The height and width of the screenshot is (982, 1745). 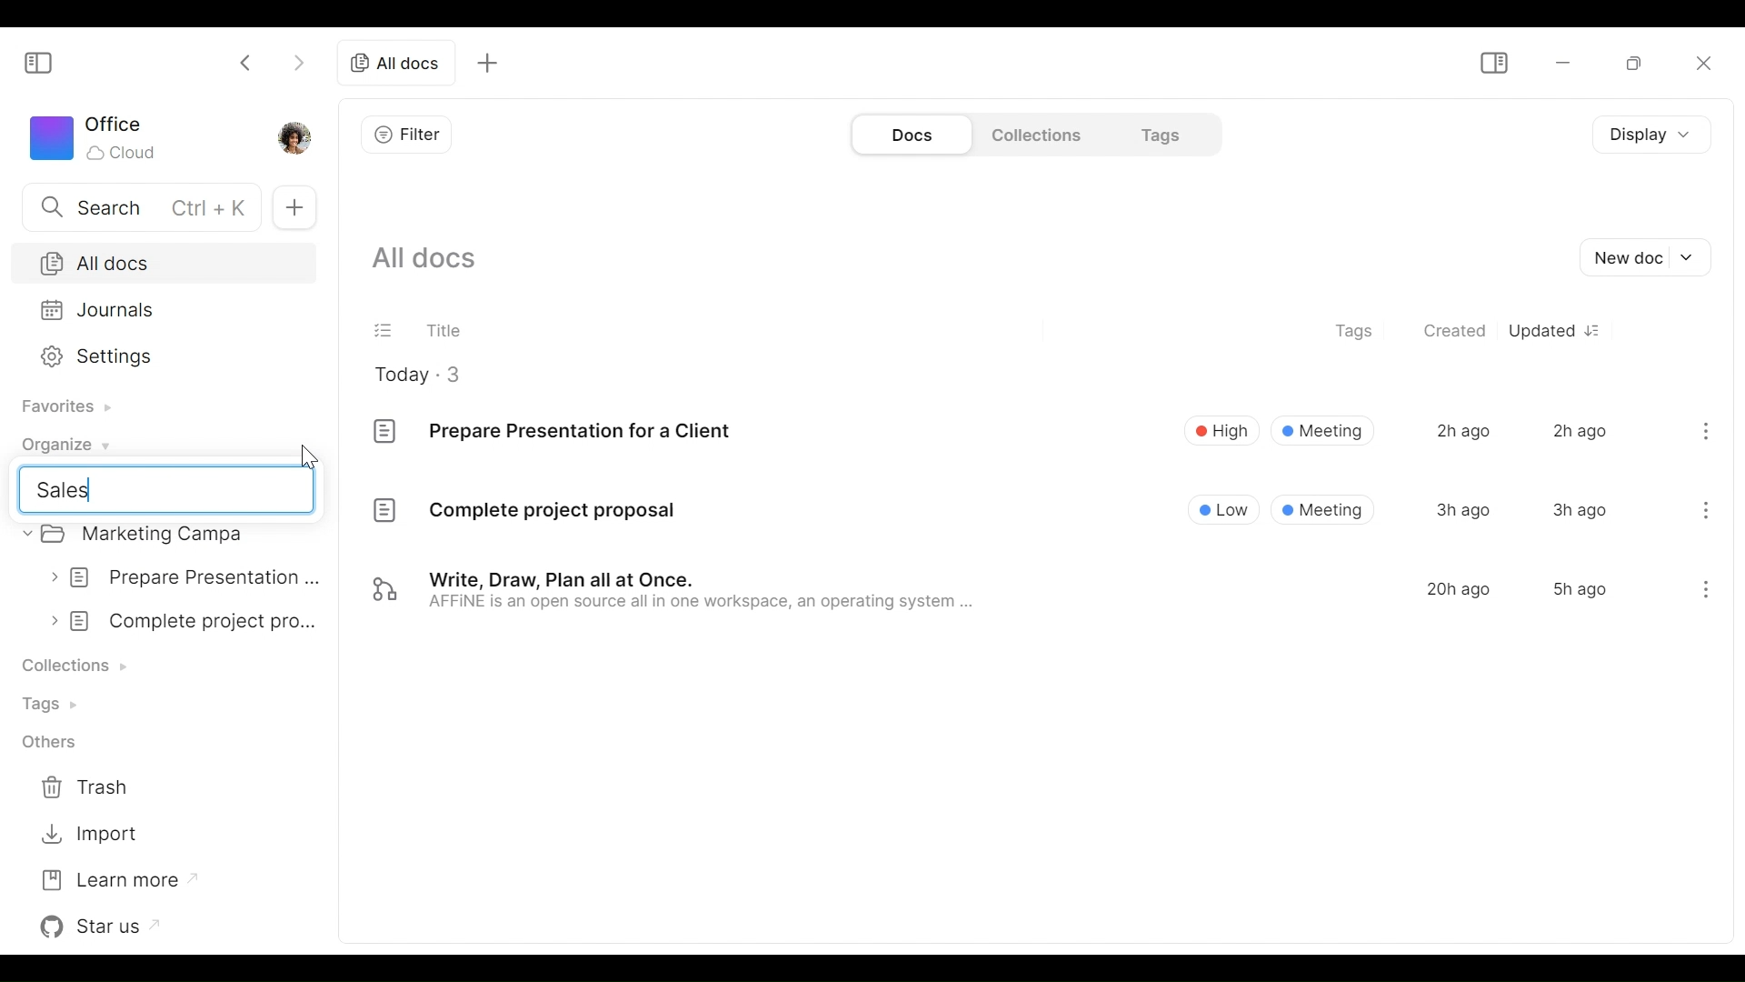 I want to click on add tab, so click(x=494, y=62).